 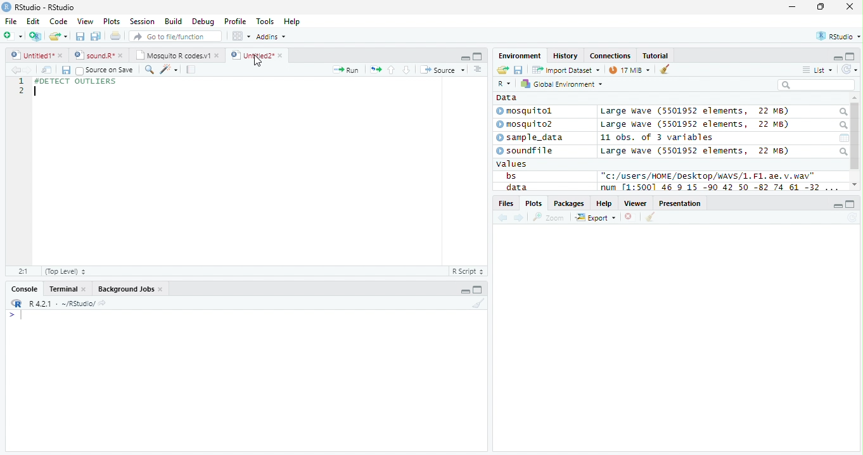 What do you see at coordinates (13, 36) in the screenshot?
I see `new file` at bounding box center [13, 36].